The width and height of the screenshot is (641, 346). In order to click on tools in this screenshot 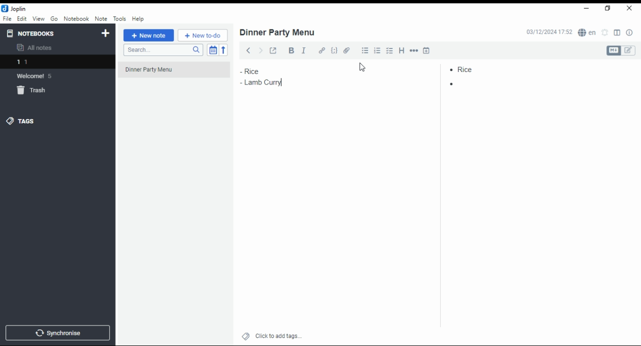, I will do `click(119, 18)`.